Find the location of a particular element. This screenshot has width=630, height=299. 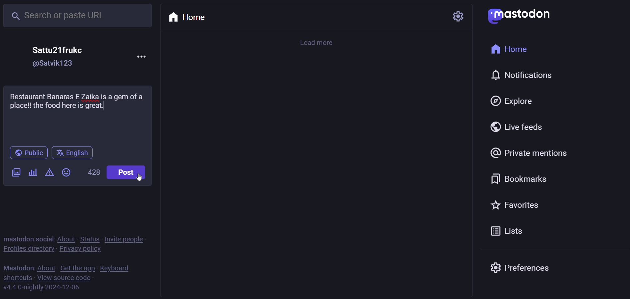

english is located at coordinates (73, 153).